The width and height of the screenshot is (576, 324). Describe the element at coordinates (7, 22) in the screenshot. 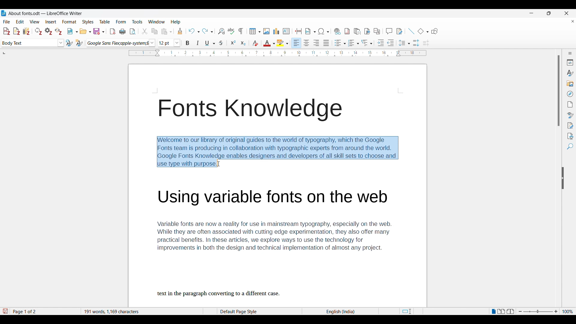

I see `File menu` at that location.